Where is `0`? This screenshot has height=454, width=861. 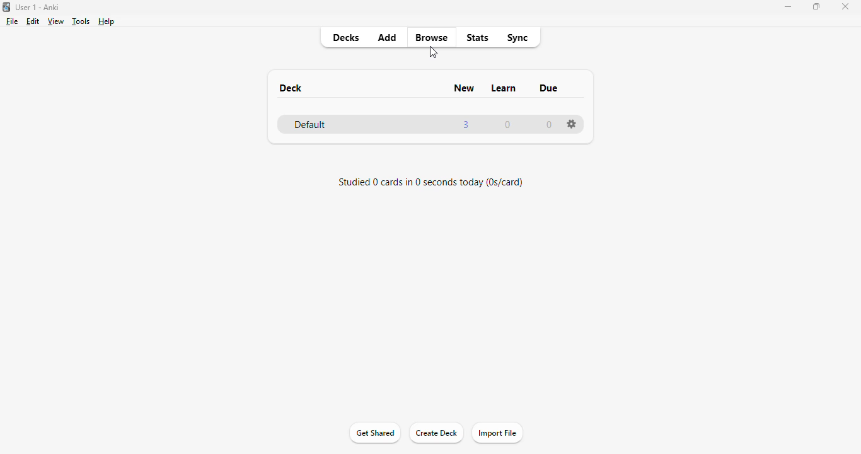 0 is located at coordinates (550, 125).